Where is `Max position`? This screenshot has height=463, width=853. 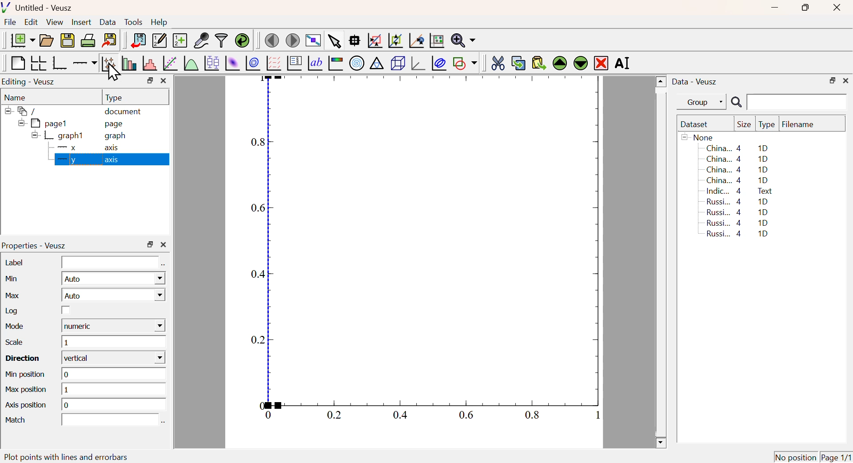
Max position is located at coordinates (27, 390).